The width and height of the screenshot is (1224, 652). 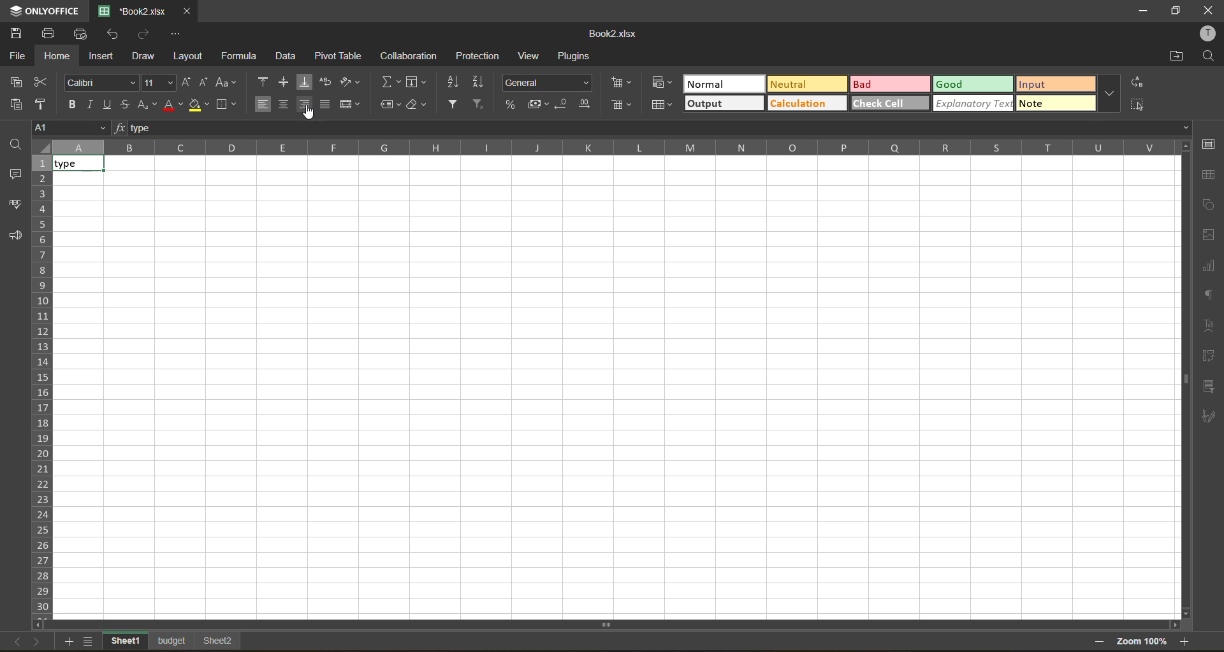 What do you see at coordinates (81, 34) in the screenshot?
I see `quick print` at bounding box center [81, 34].